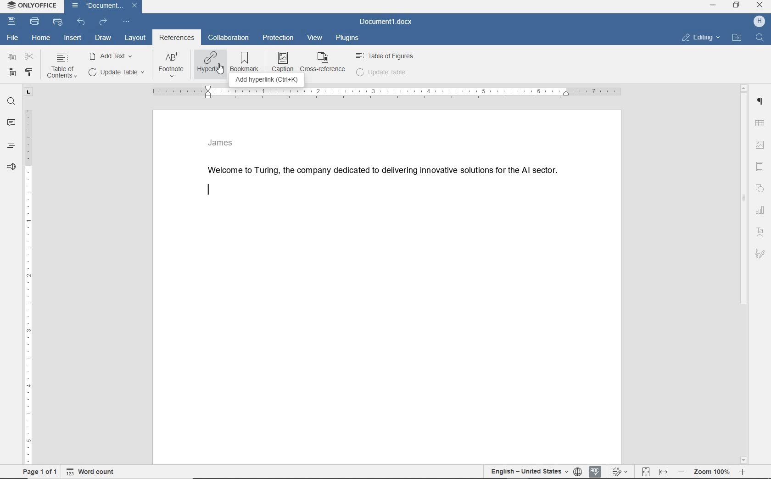  I want to click on Page 1 of 1, so click(37, 473).